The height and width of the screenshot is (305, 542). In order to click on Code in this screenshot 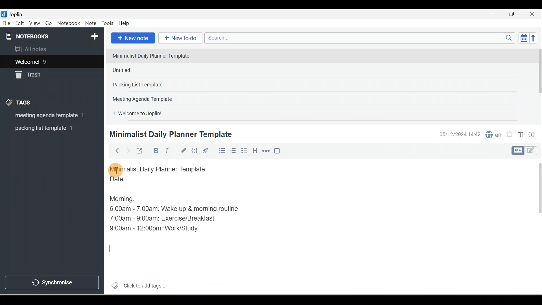, I will do `click(194, 151)`.